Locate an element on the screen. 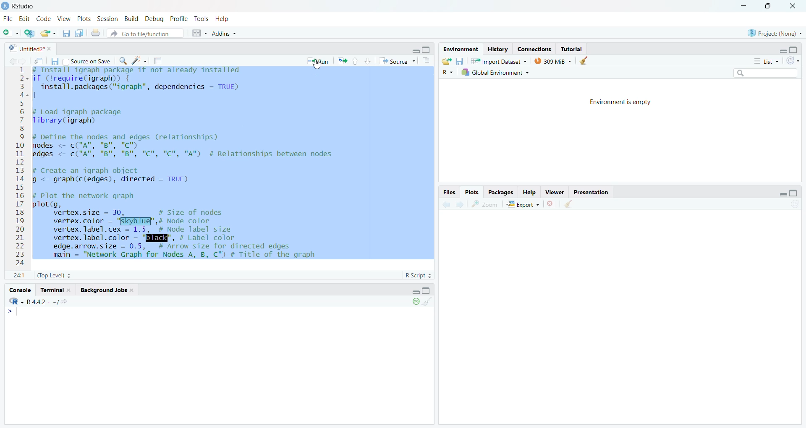 The height and width of the screenshot is (428, 806). Environment is located at coordinates (462, 49).